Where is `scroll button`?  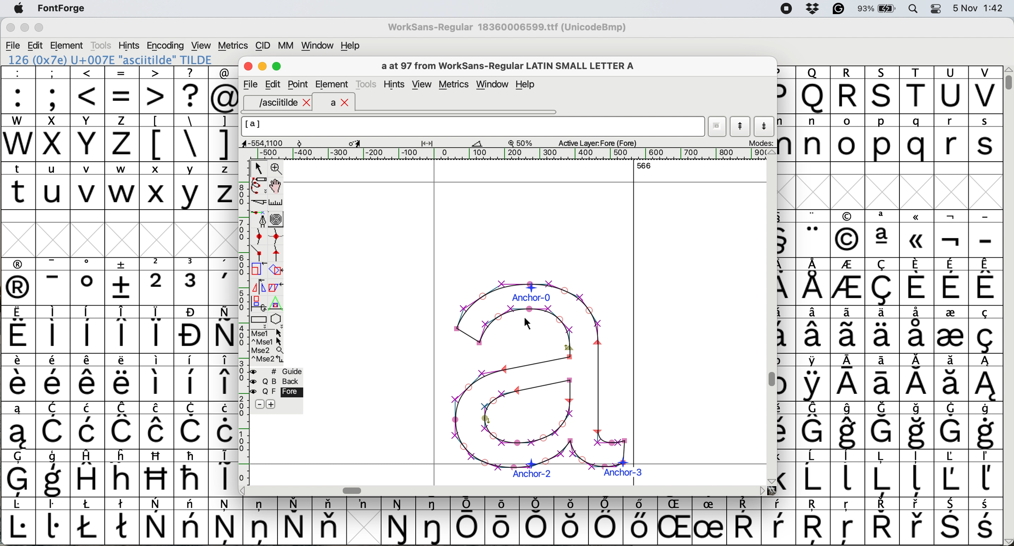
scroll button is located at coordinates (770, 480).